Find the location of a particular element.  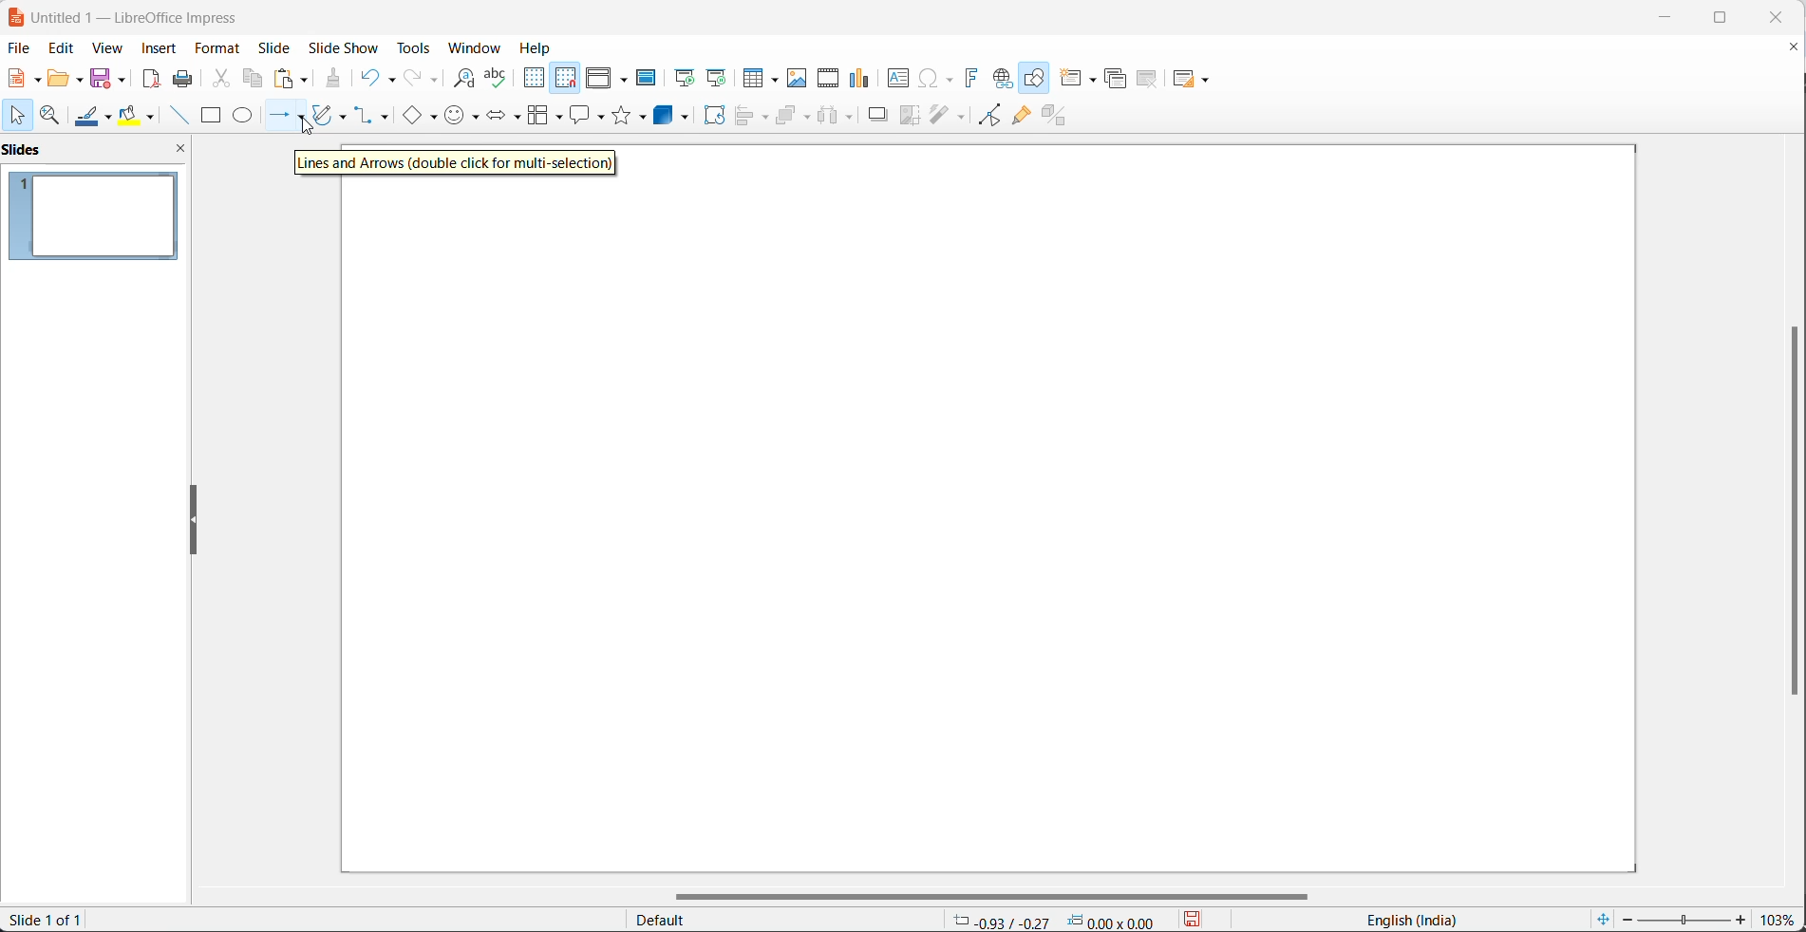

start from current slide is located at coordinates (715, 77).